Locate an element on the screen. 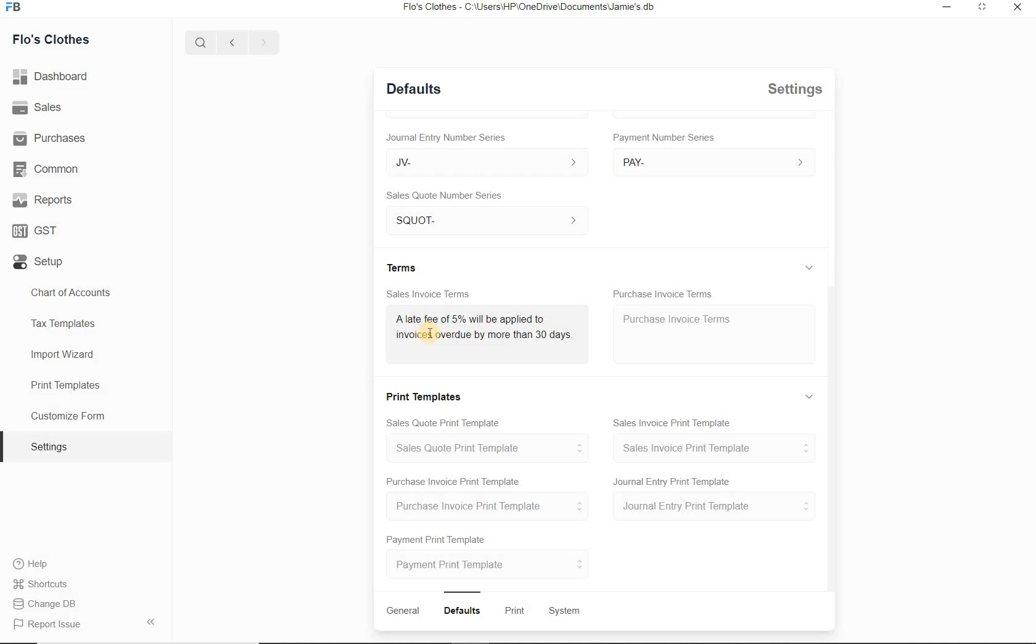 This screenshot has width=1036, height=644. Payment Number Series is located at coordinates (665, 138).